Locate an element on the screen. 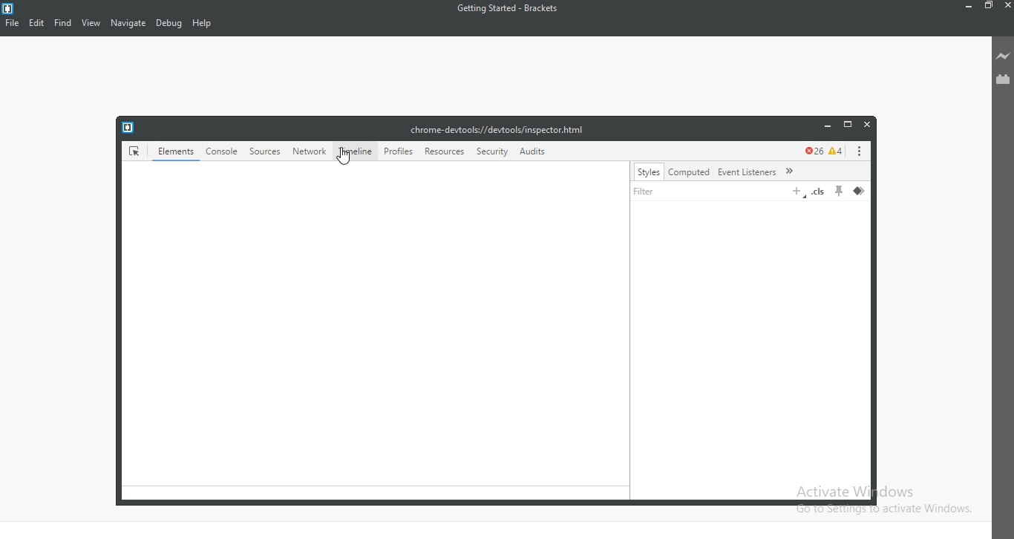 The image size is (1014, 539). Audit is located at coordinates (538, 151).